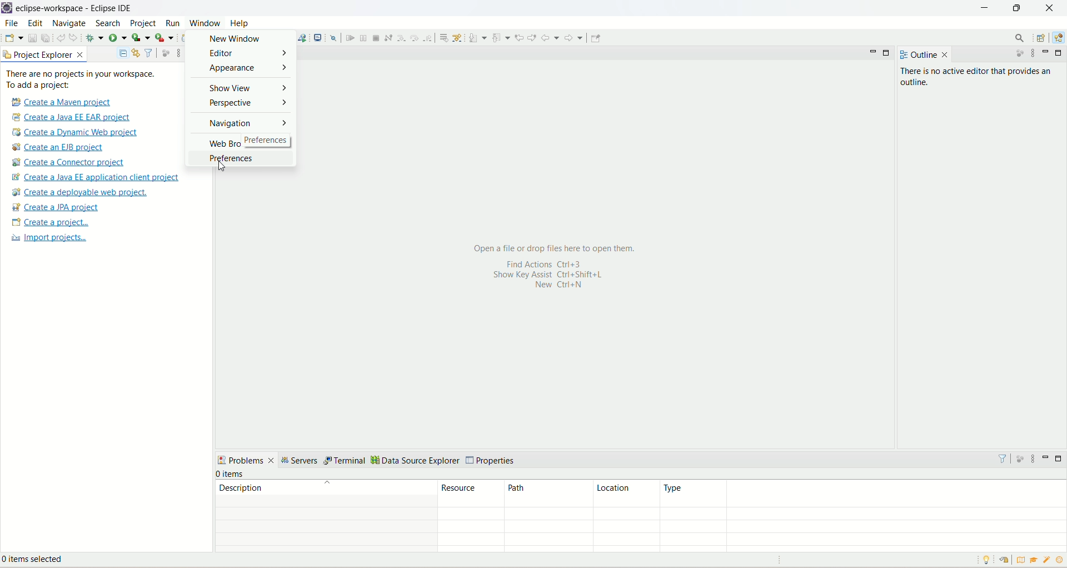 The height and width of the screenshot is (568, 1067). What do you see at coordinates (1049, 8) in the screenshot?
I see `close` at bounding box center [1049, 8].